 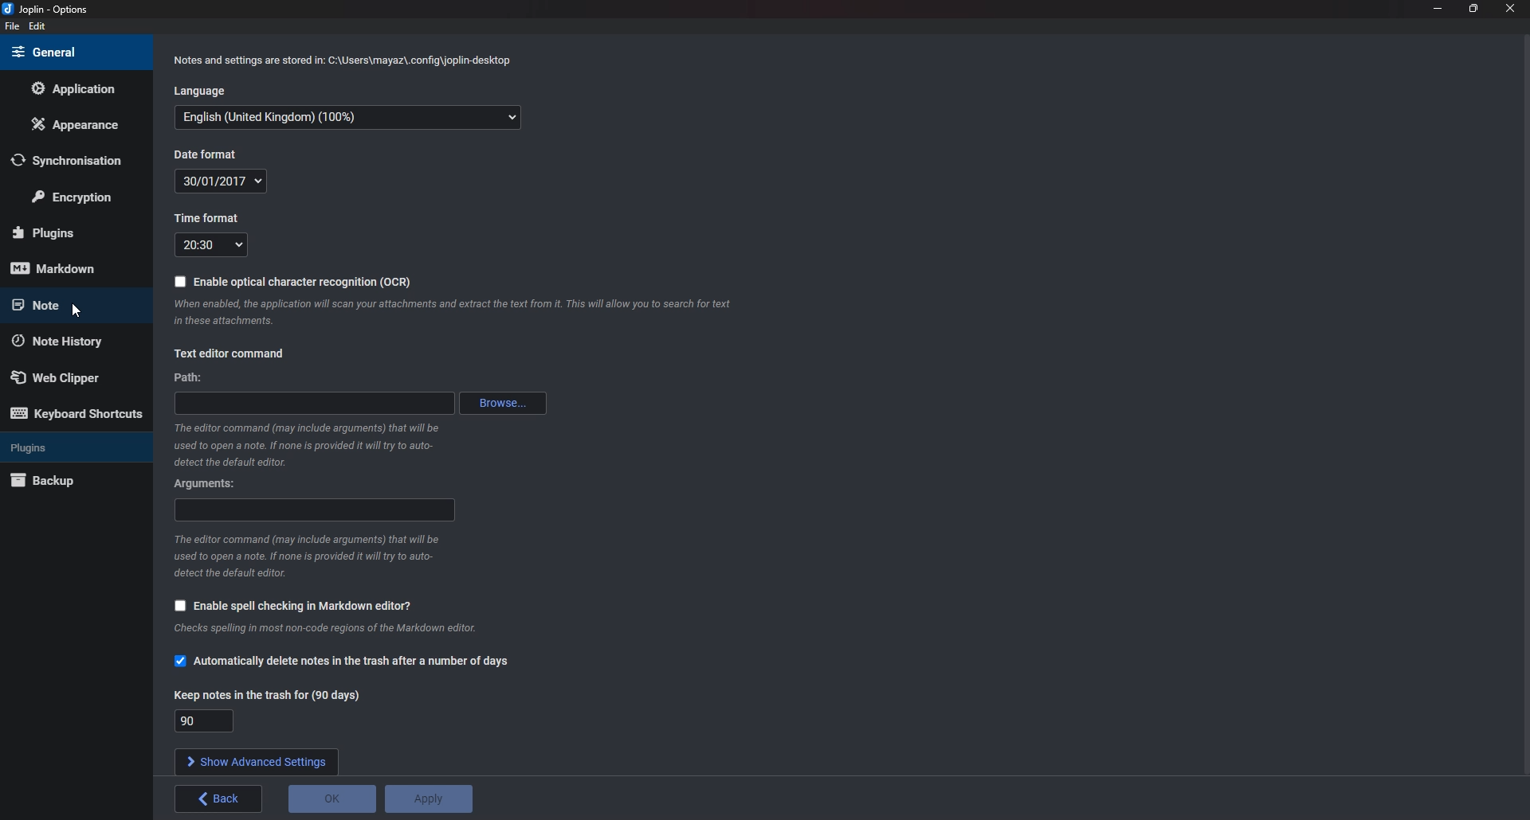 I want to click on Enable spell checking, so click(x=309, y=605).